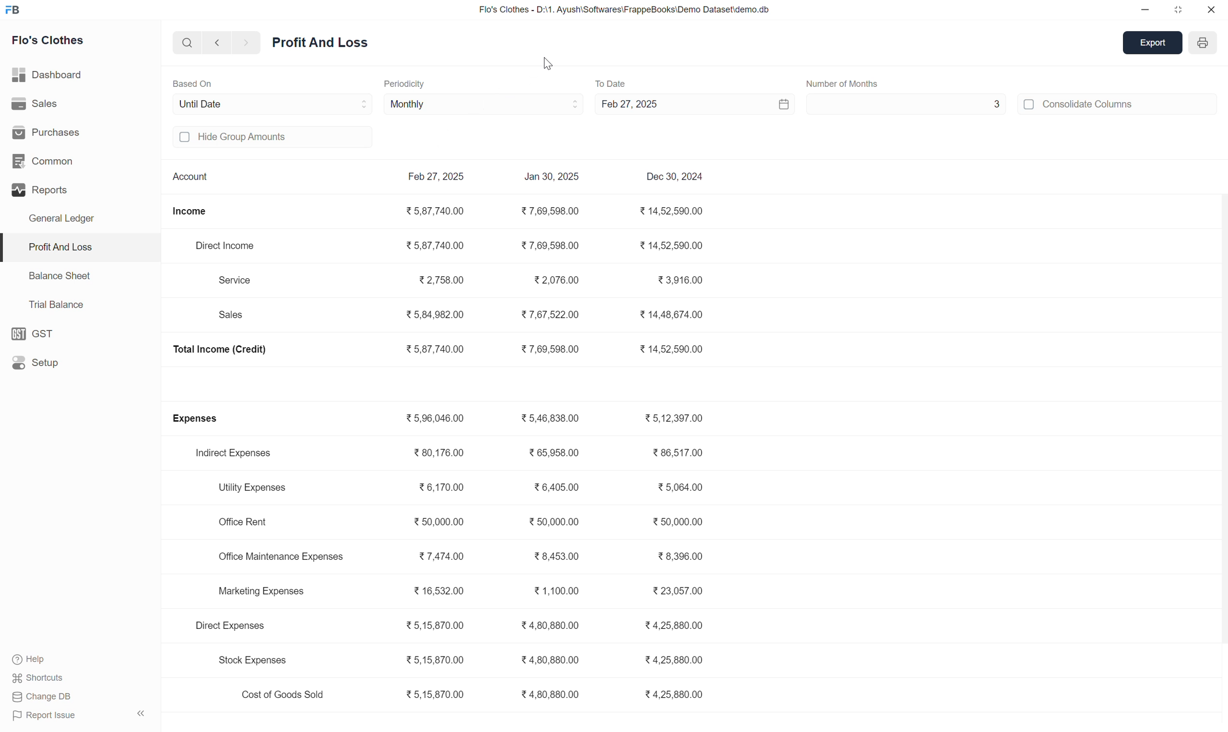 The height and width of the screenshot is (732, 1228). I want to click on Indirect Expenses, so click(239, 455).